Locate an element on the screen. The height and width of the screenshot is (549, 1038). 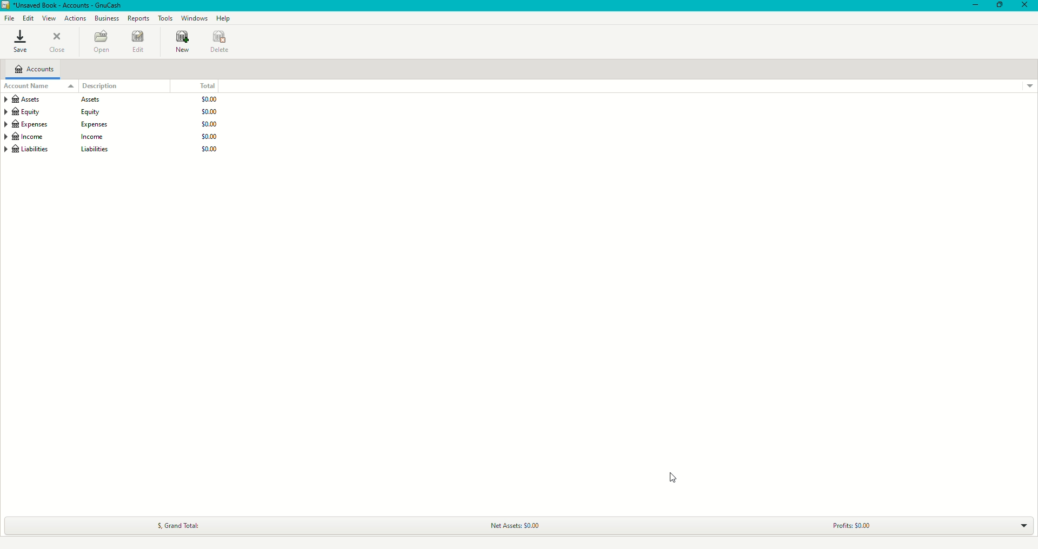
Help is located at coordinates (223, 18).